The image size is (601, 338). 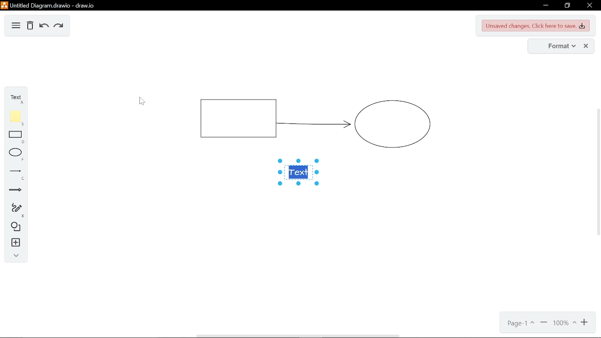 I want to click on lines, so click(x=16, y=174).